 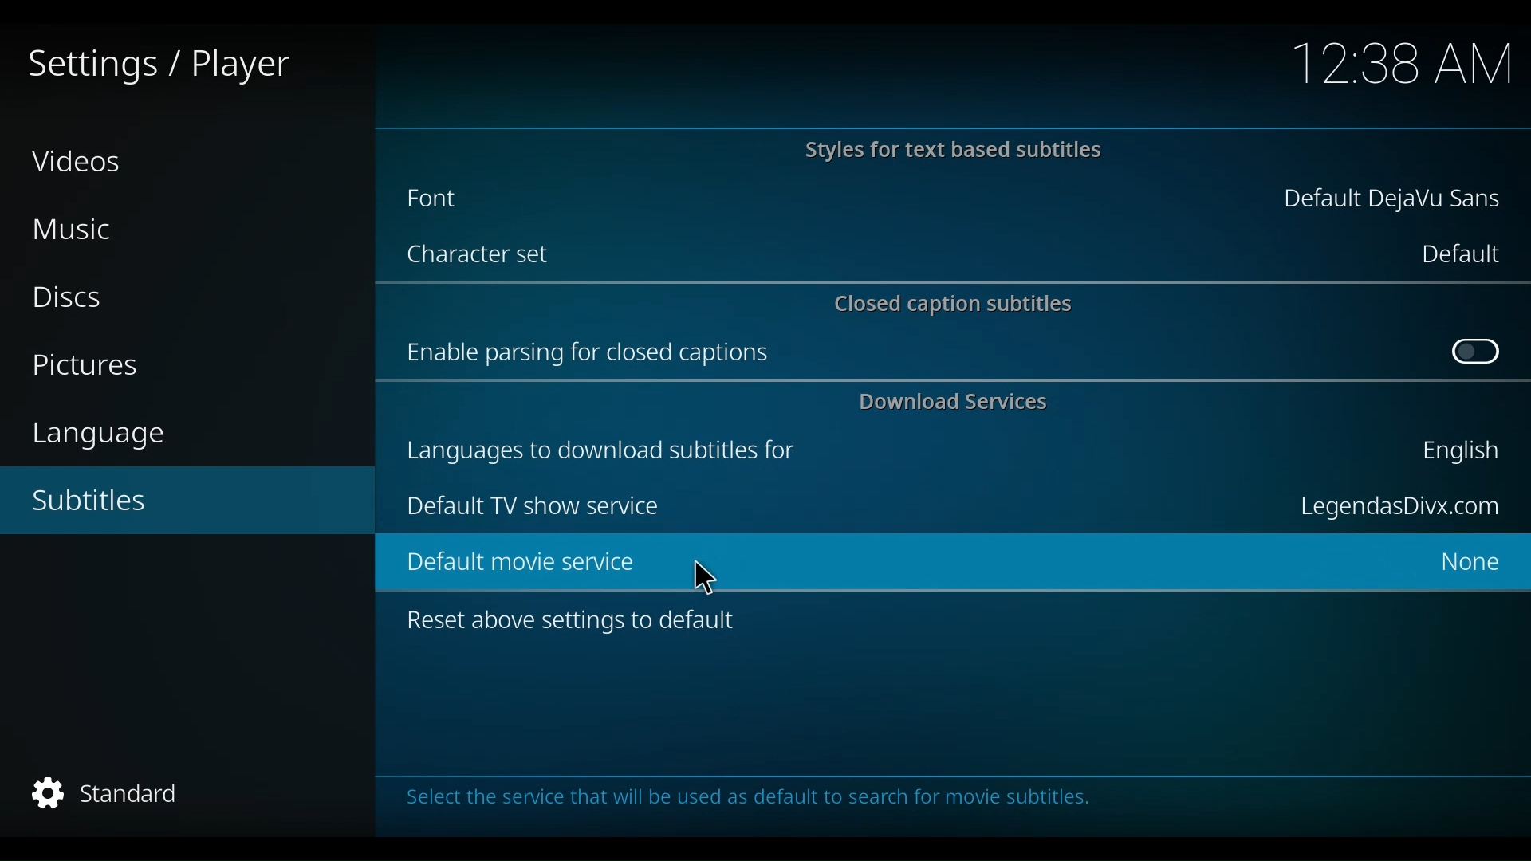 What do you see at coordinates (592, 352) in the screenshot?
I see `Enable parsing for closed captions` at bounding box center [592, 352].